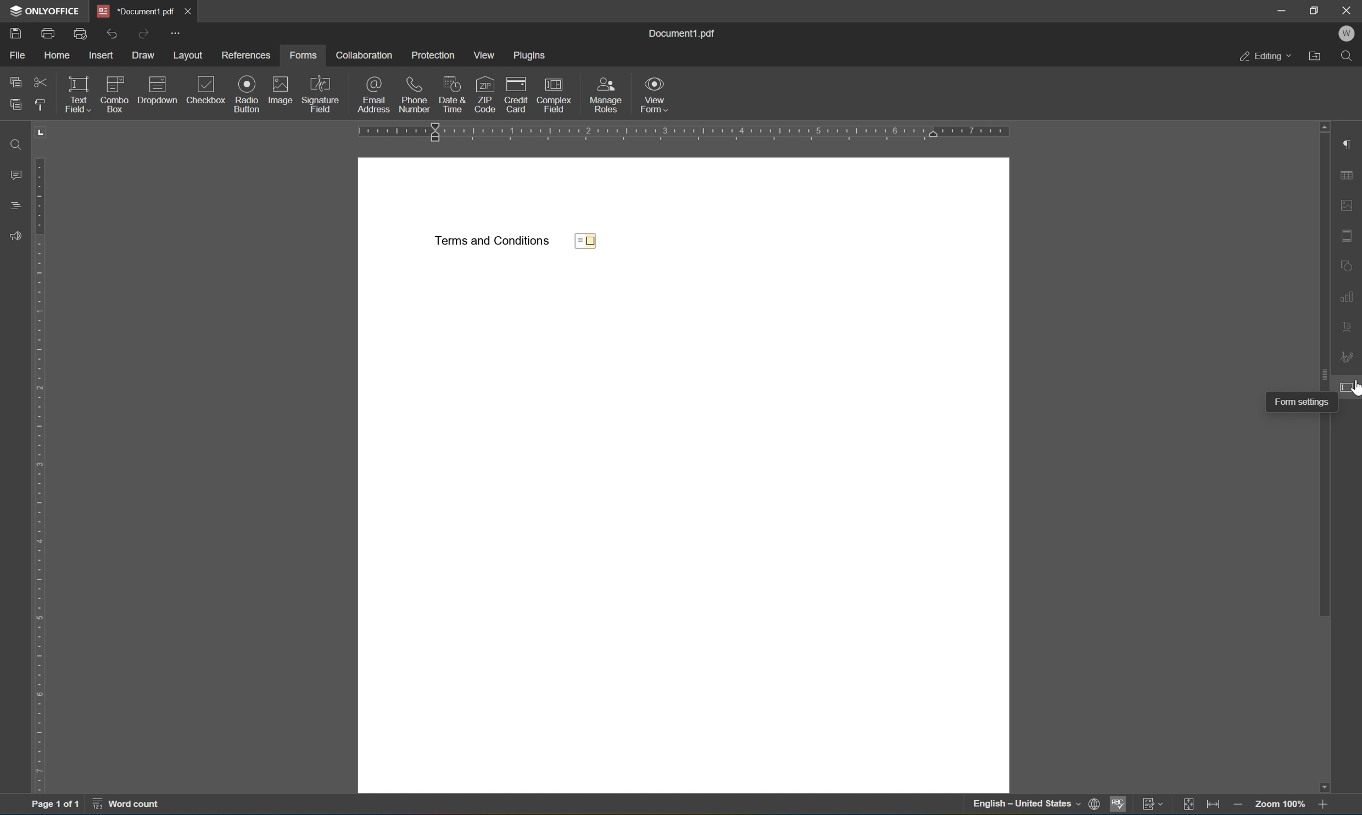  I want to click on header & footer settings, so click(1349, 237).